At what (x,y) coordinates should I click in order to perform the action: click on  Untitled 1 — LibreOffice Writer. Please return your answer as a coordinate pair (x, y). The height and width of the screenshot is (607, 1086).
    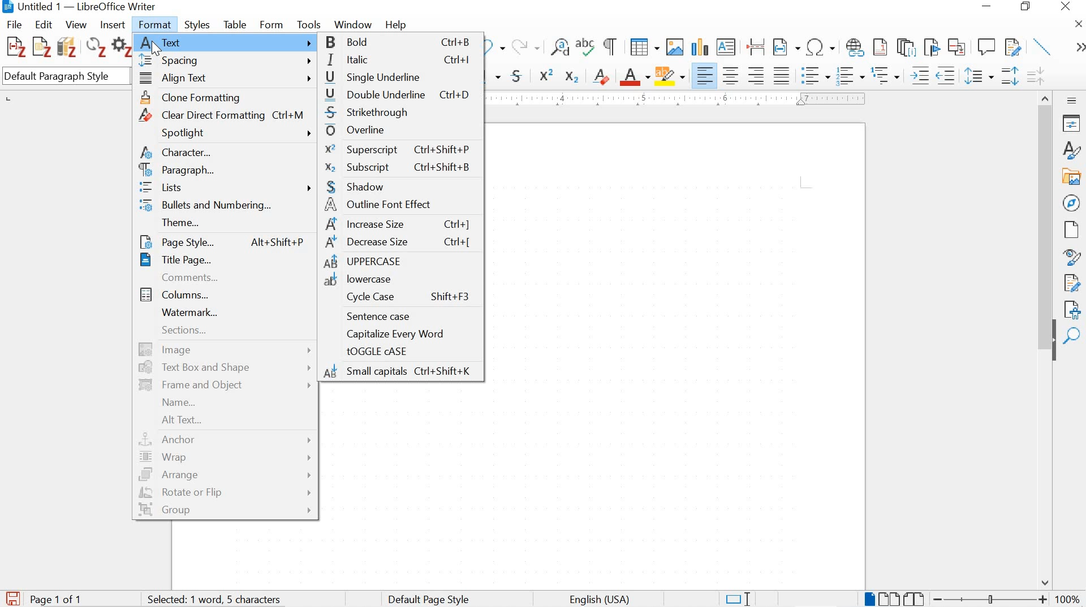
    Looking at the image, I should click on (81, 7).